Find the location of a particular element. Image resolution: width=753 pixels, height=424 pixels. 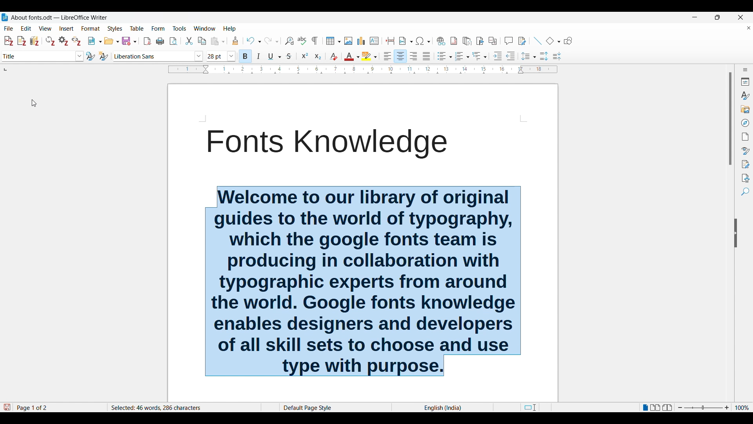

Refresh is located at coordinates (50, 41).